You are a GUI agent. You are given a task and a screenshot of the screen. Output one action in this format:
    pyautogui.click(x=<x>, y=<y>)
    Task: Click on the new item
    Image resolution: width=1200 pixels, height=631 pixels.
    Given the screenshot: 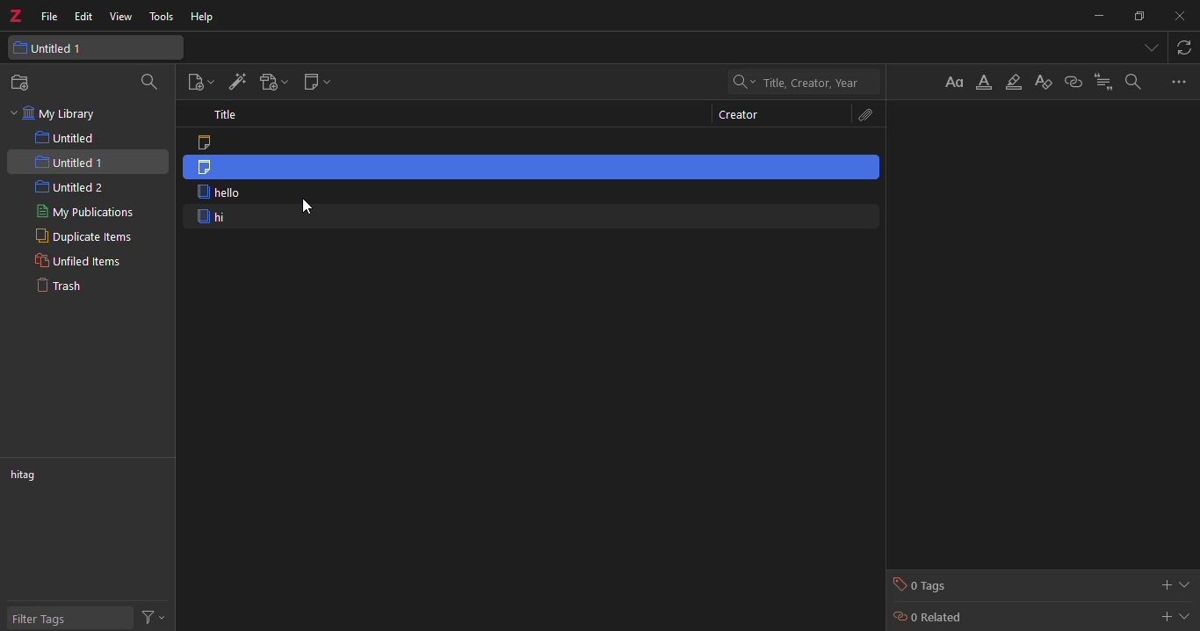 What is the action you would take?
    pyautogui.click(x=202, y=83)
    